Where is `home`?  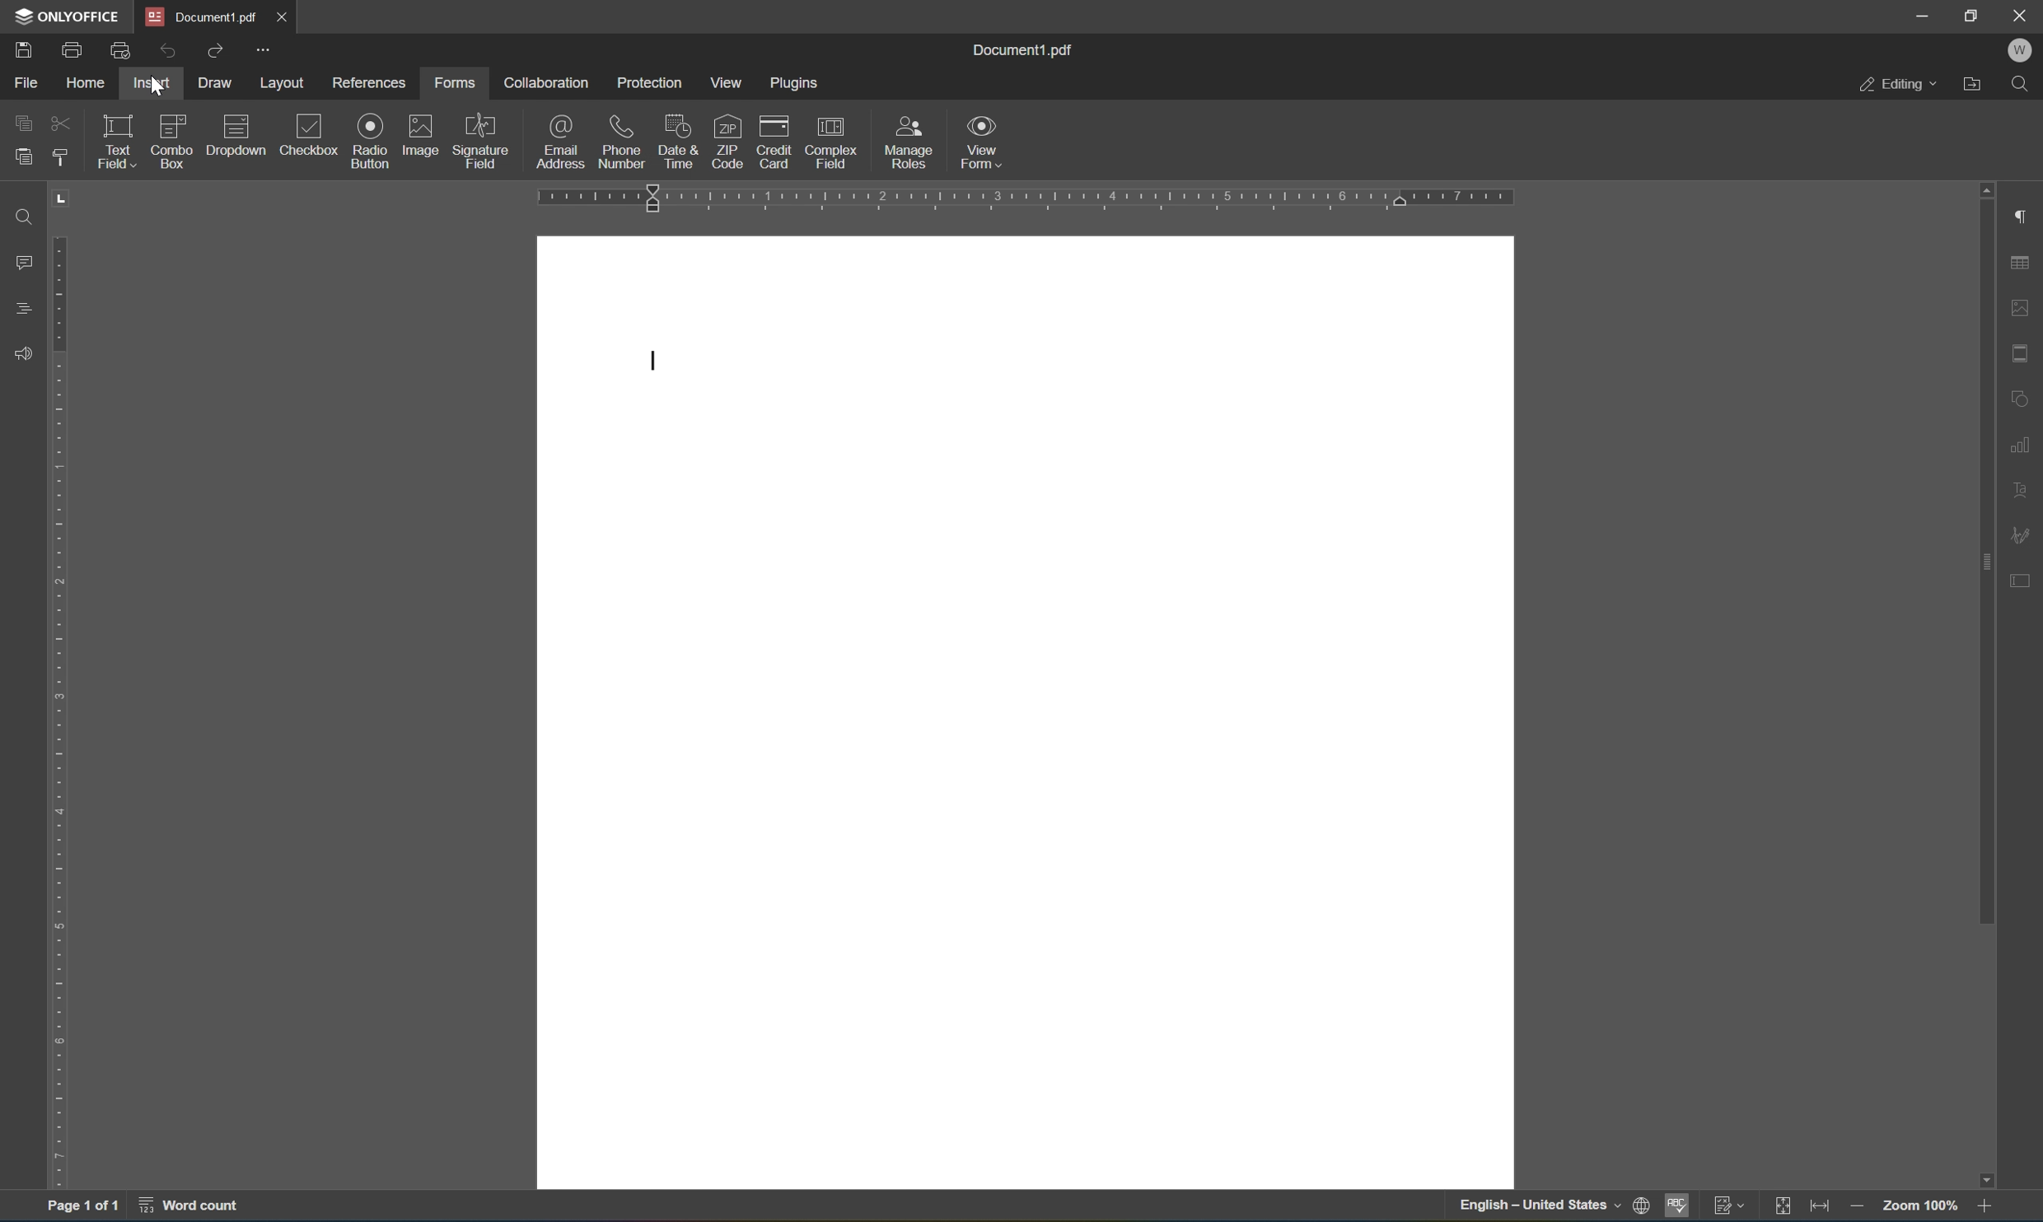 home is located at coordinates (88, 83).